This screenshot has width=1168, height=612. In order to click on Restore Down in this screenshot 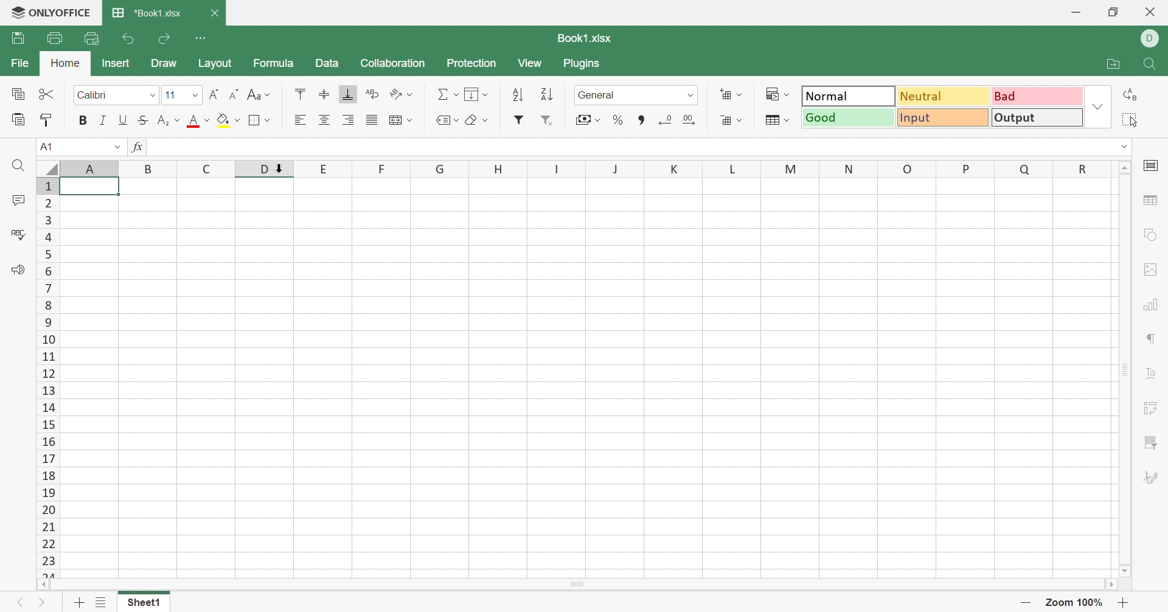, I will do `click(1114, 12)`.